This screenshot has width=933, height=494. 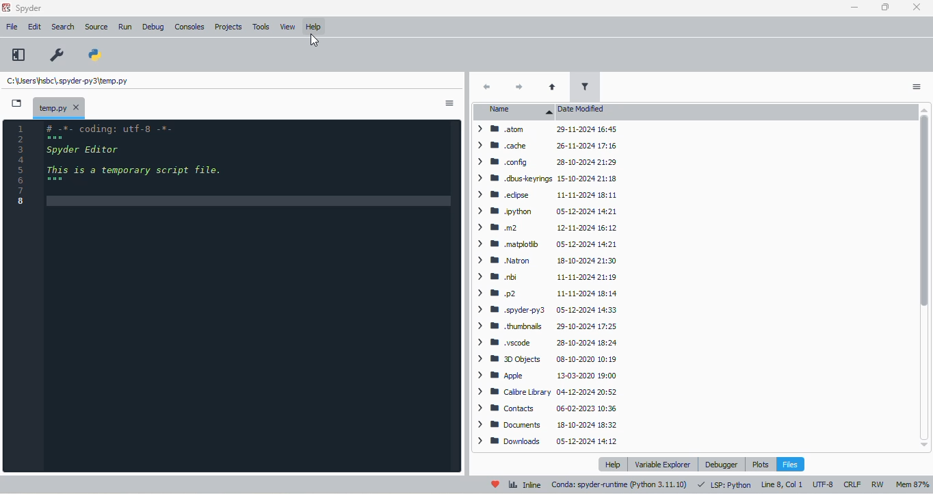 I want to click on > W atom 29-11-2024 16:45, so click(x=546, y=131).